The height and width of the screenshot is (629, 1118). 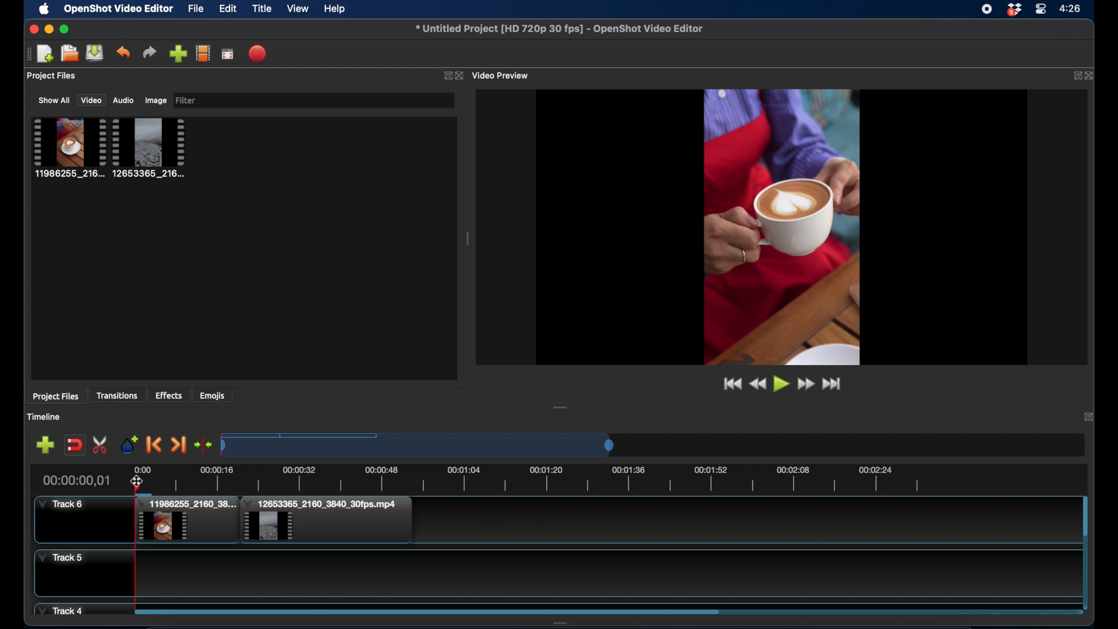 What do you see at coordinates (95, 53) in the screenshot?
I see `save project` at bounding box center [95, 53].